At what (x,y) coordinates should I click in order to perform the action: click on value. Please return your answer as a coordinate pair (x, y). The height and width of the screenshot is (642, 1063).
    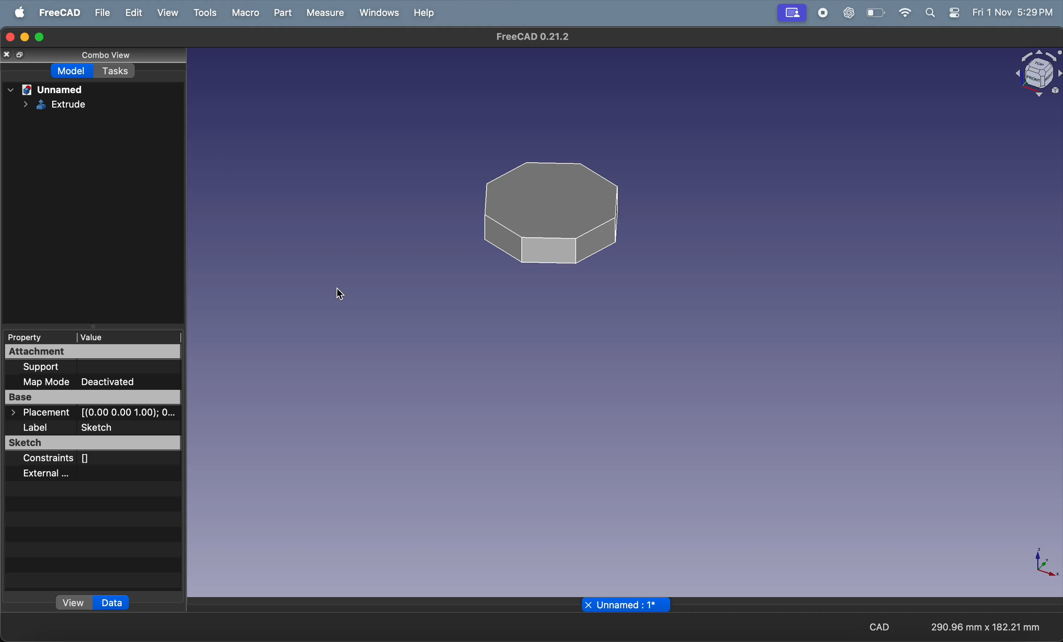
    Looking at the image, I should click on (123, 337).